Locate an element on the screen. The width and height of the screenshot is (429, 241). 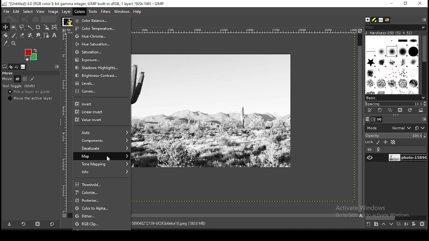
image is located at coordinates (53, 12).